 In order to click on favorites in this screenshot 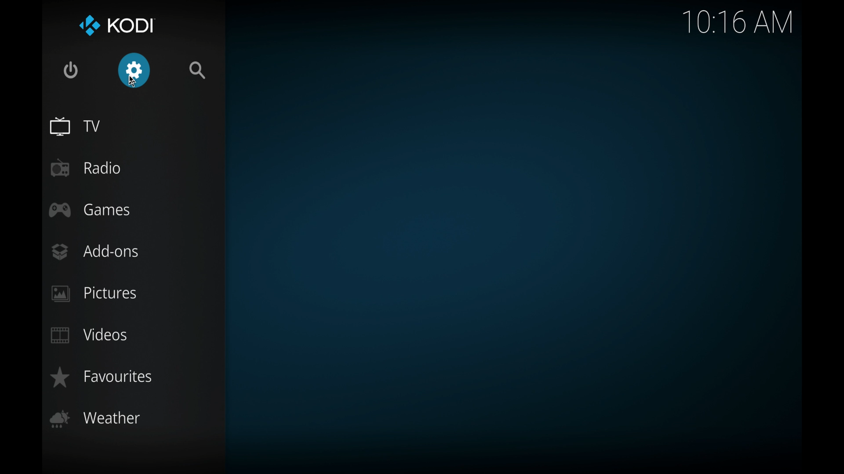, I will do `click(100, 377)`.